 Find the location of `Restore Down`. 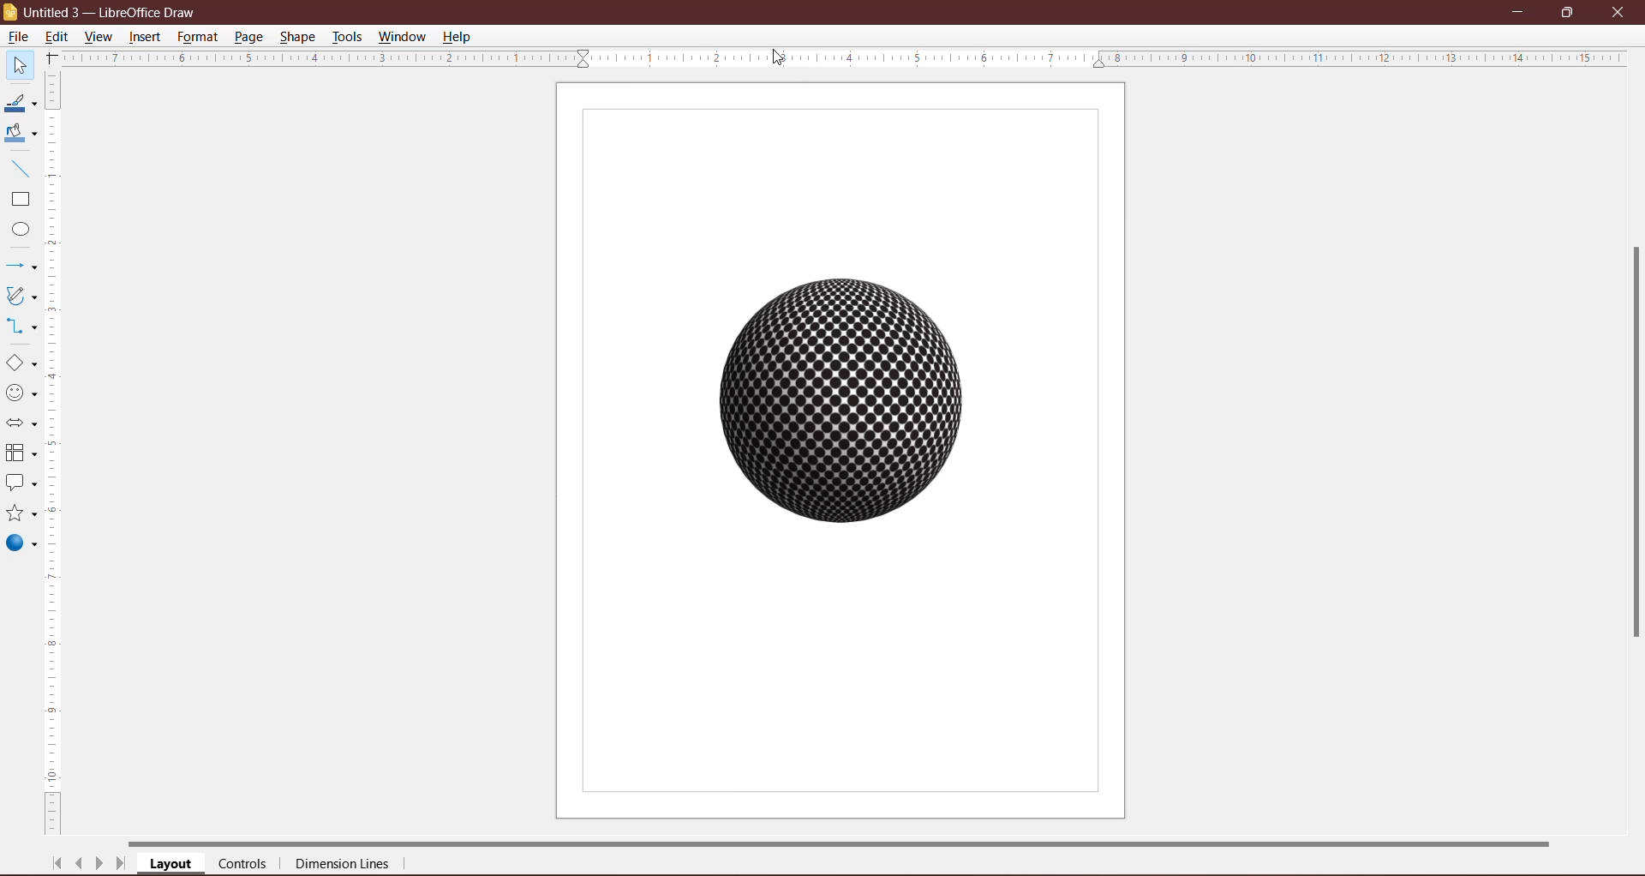

Restore Down is located at coordinates (1567, 11).